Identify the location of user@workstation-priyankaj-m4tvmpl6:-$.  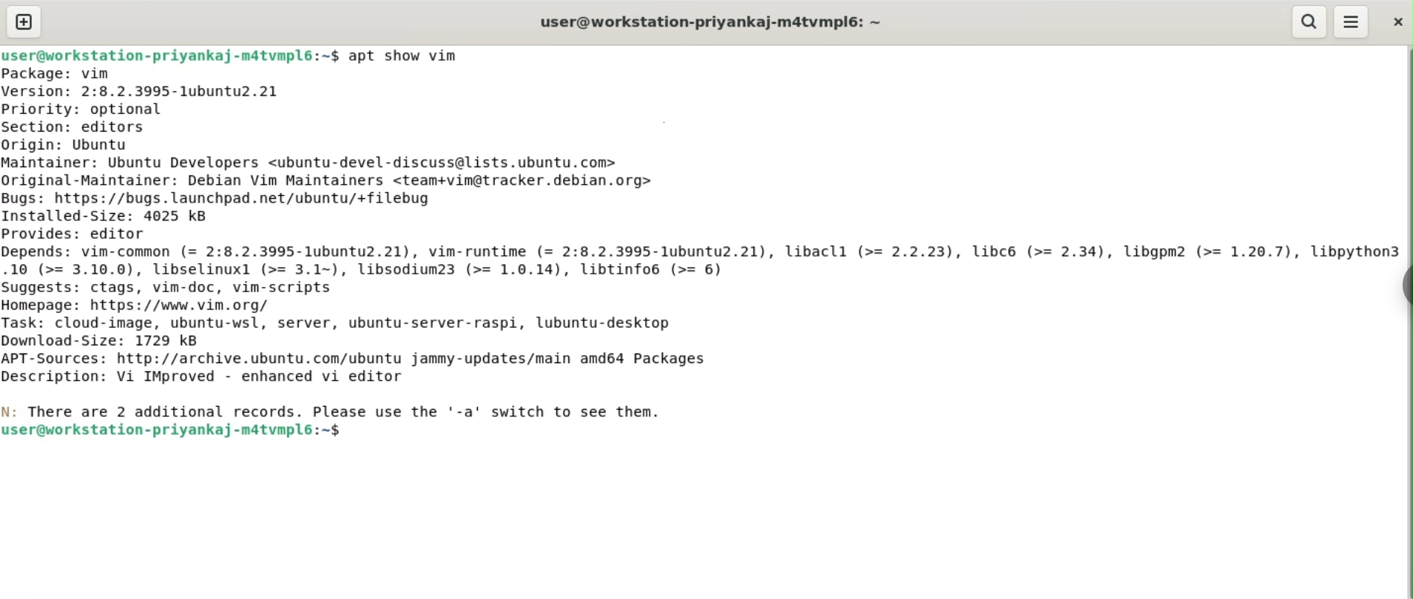
(171, 56).